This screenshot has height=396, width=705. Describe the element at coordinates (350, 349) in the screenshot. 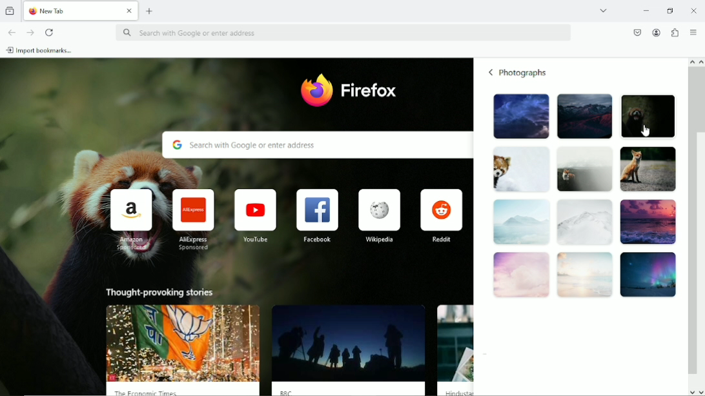

I see `Thought provoking story` at that location.